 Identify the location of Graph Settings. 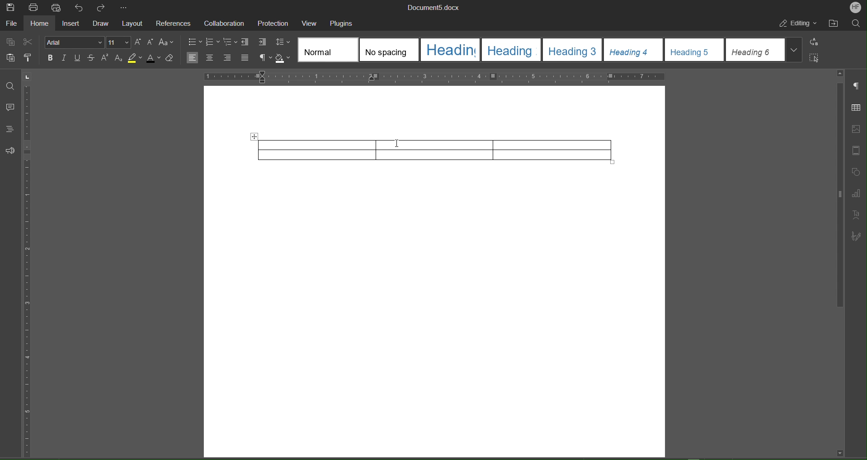
(858, 192).